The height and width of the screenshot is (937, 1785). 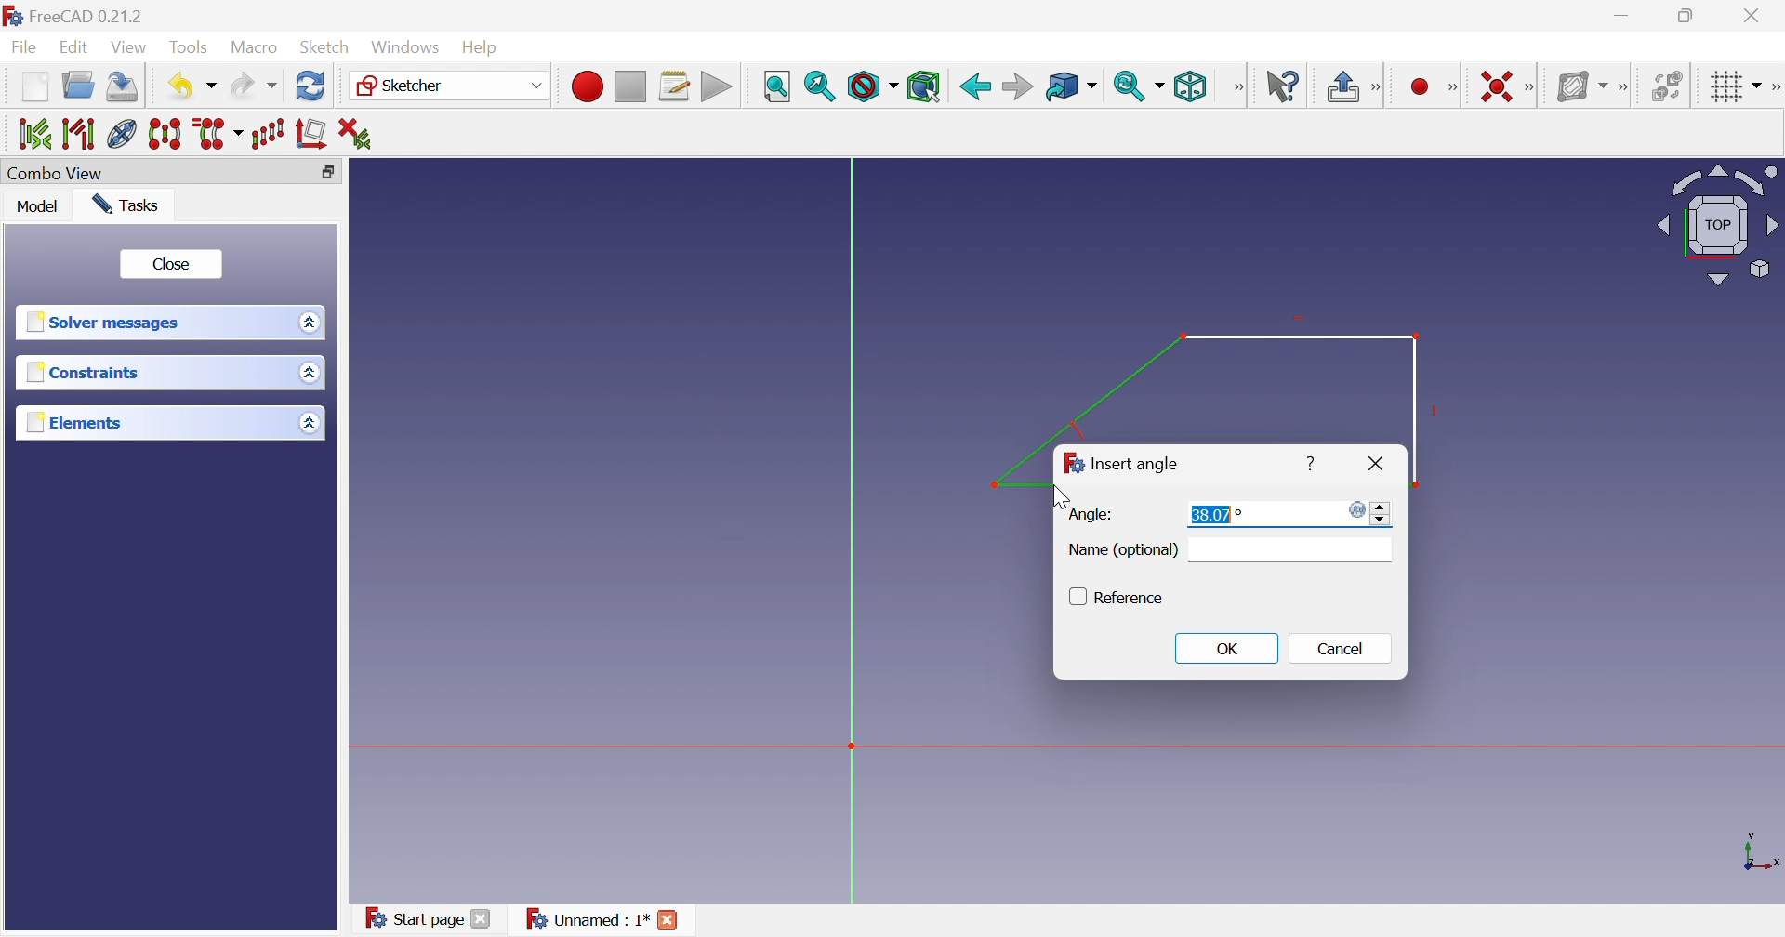 I want to click on Enter an expression, so click(x=1353, y=509).